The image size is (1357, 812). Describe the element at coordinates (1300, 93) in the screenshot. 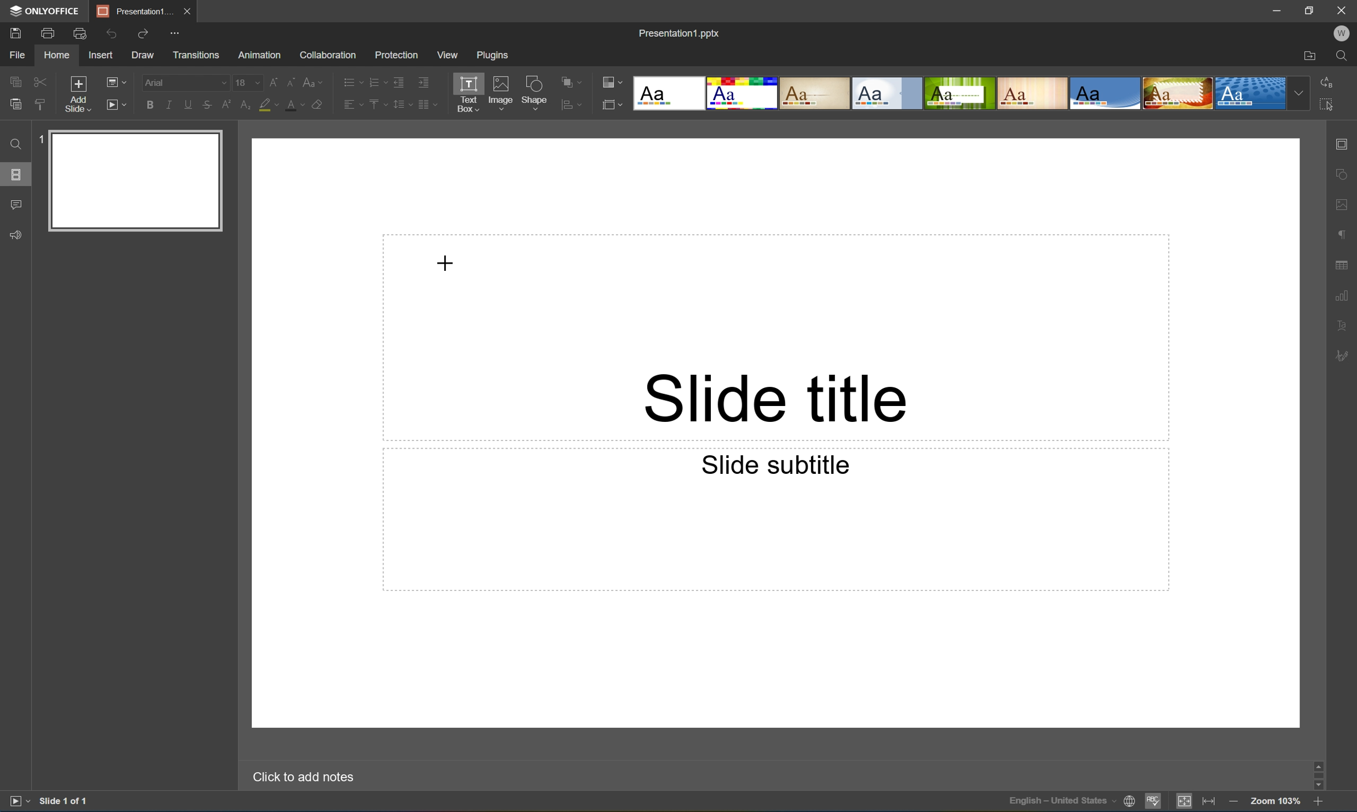

I see `Drop Down` at that location.